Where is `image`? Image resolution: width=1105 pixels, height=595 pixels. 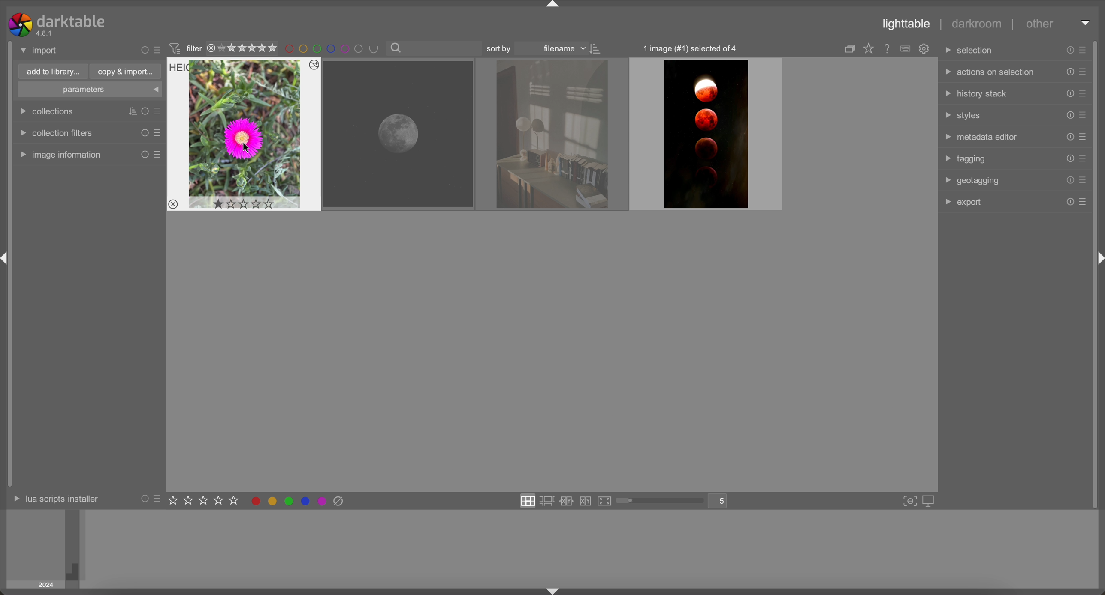
image is located at coordinates (399, 134).